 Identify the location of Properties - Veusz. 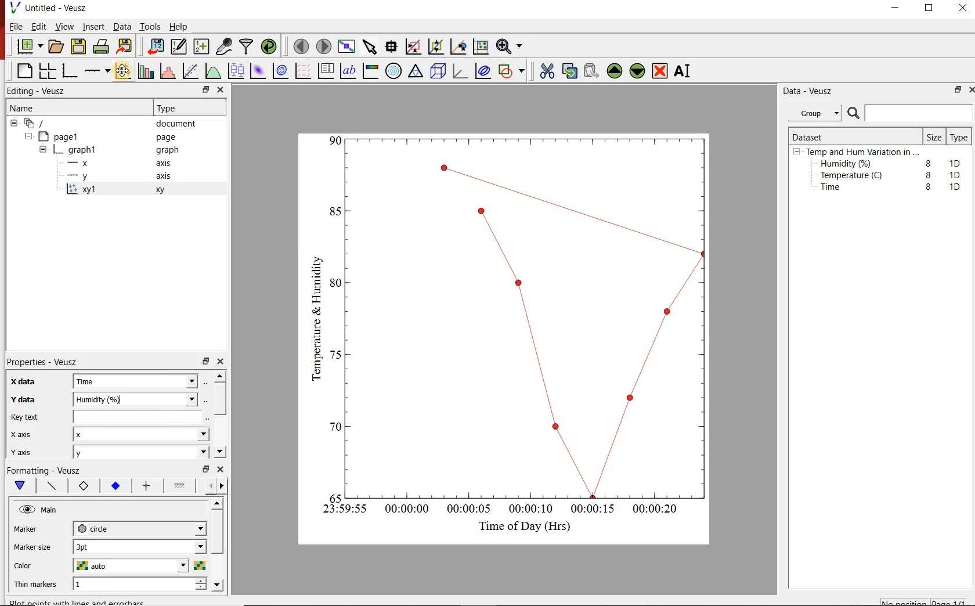
(48, 360).